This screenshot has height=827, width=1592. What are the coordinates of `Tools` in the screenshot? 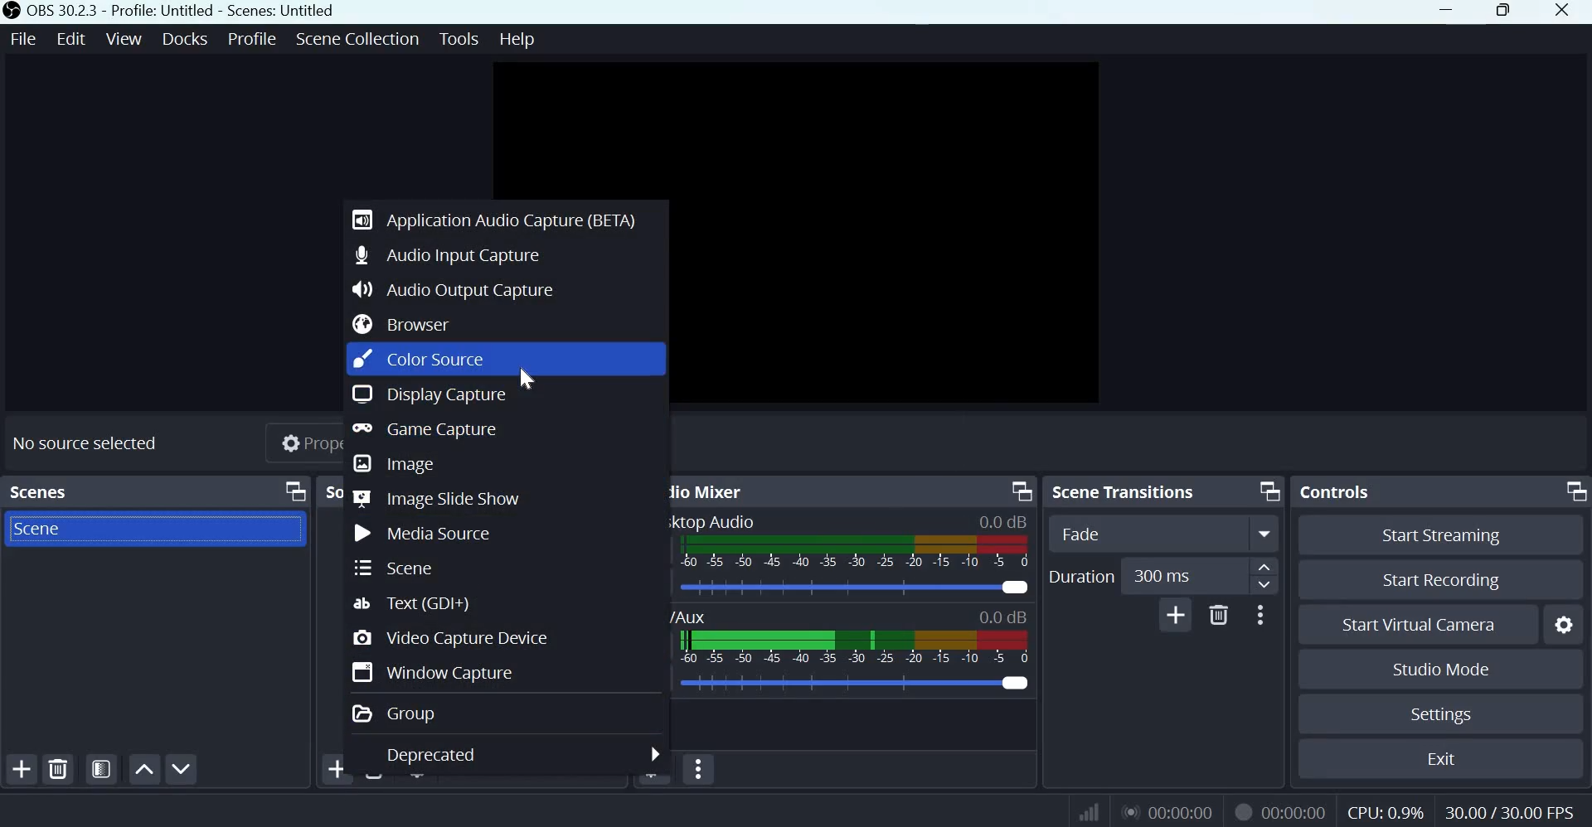 It's located at (460, 39).